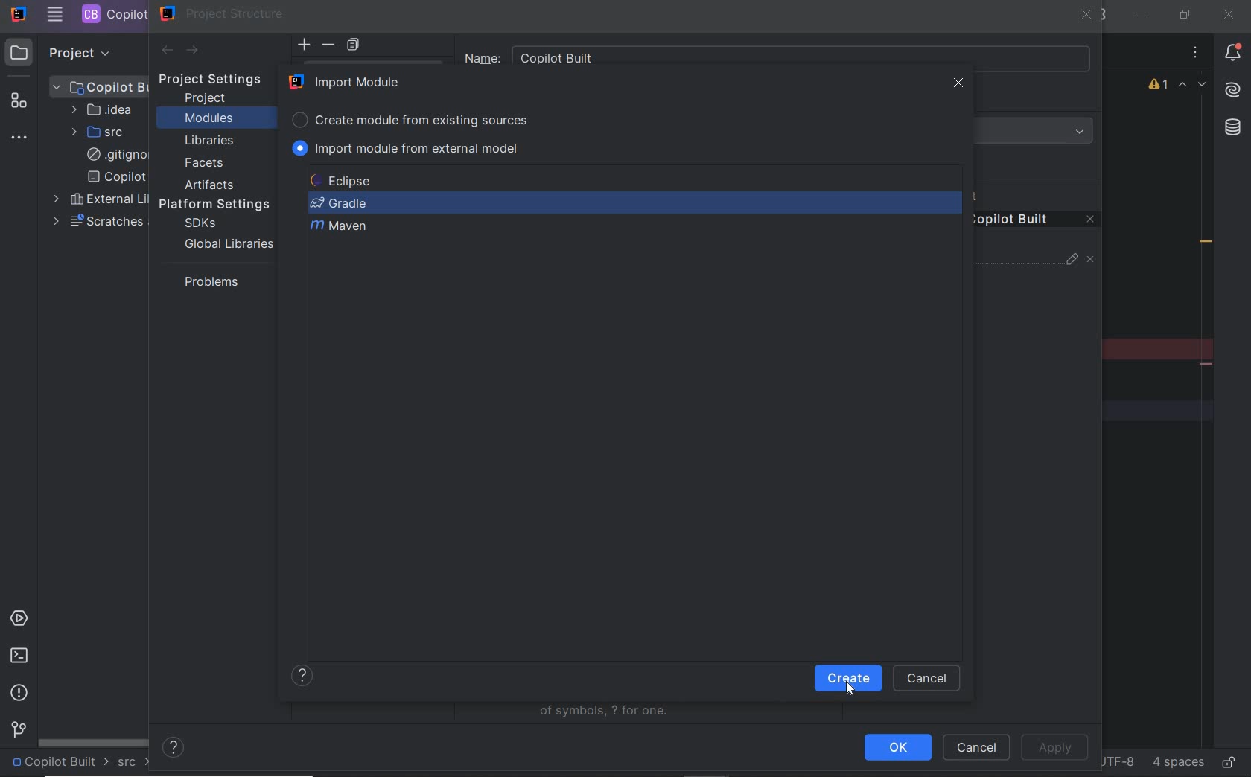 This screenshot has height=777, width=1251. What do you see at coordinates (1183, 14) in the screenshot?
I see `restore down` at bounding box center [1183, 14].